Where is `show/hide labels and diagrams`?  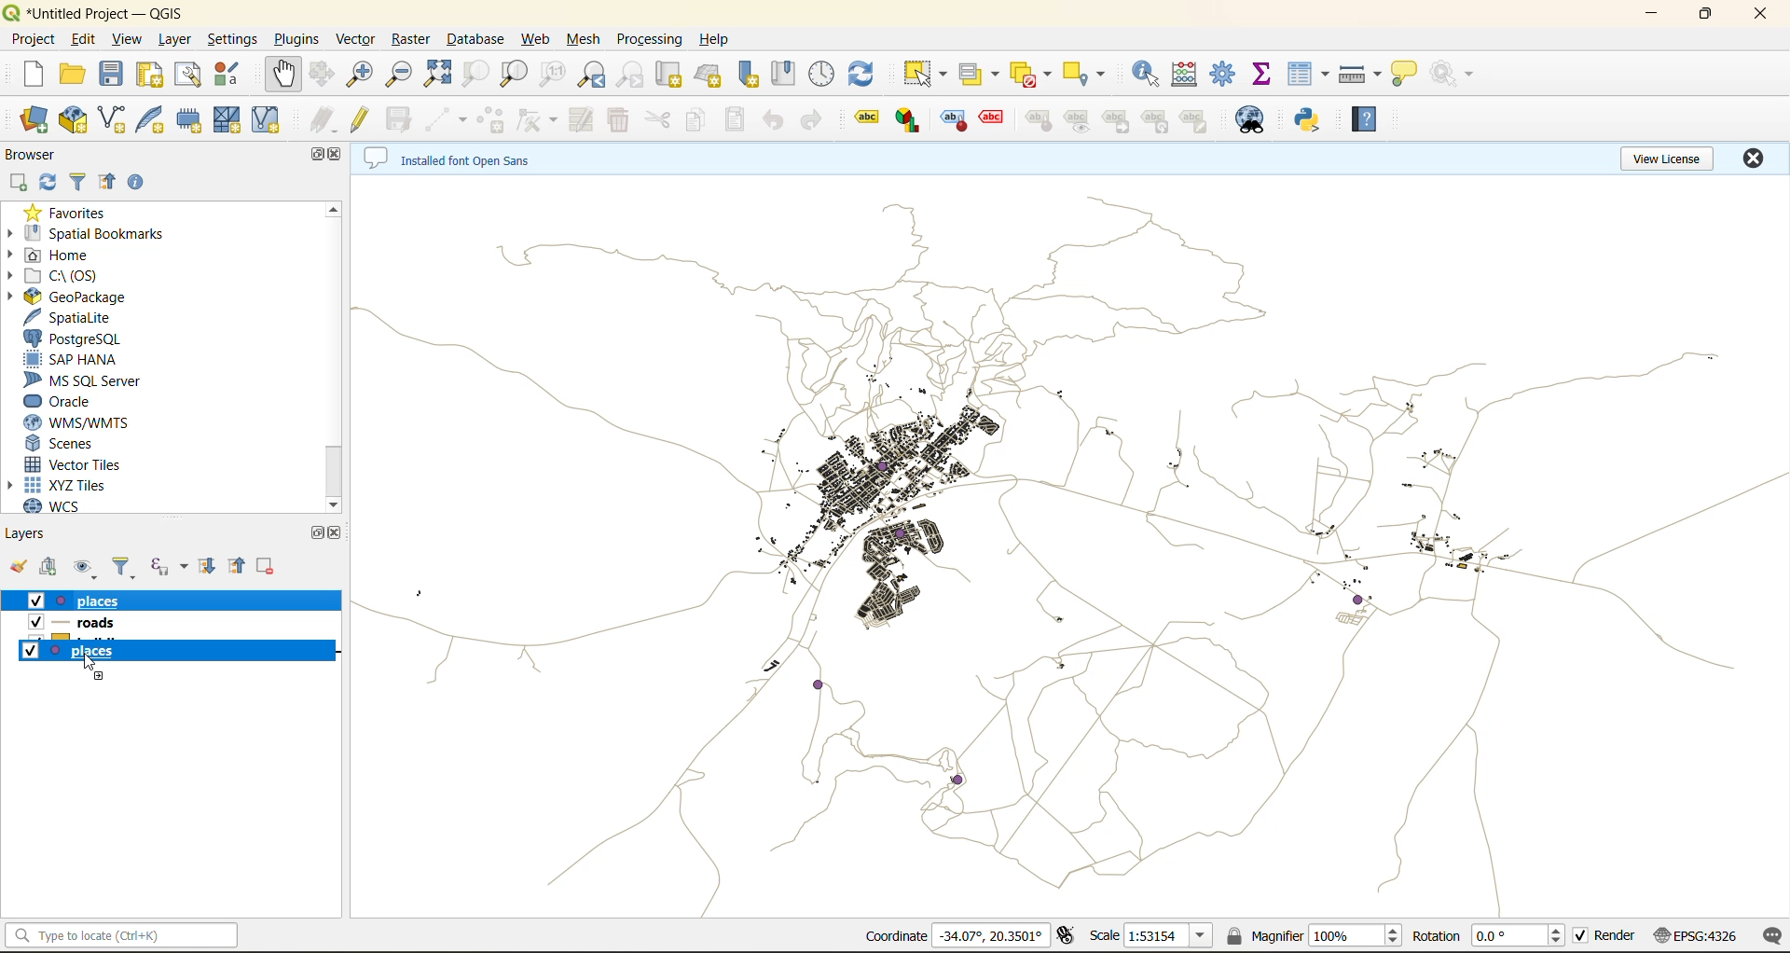
show/hide labels and diagrams is located at coordinates (1081, 119).